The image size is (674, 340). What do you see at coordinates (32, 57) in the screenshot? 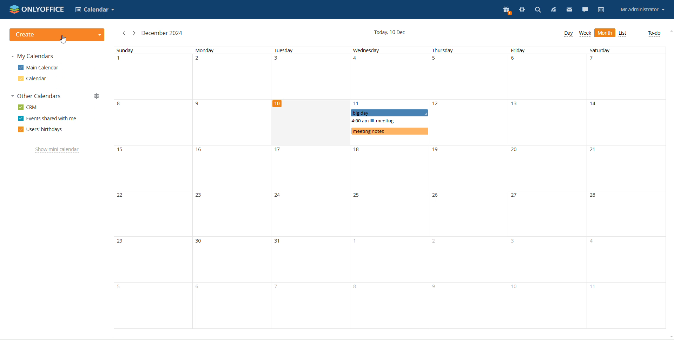
I see `my calendars` at bounding box center [32, 57].